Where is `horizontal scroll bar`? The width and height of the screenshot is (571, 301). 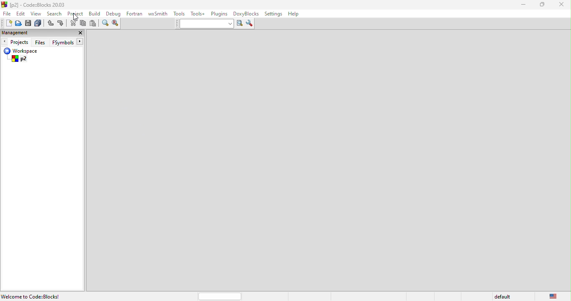
horizontal scroll bar is located at coordinates (221, 296).